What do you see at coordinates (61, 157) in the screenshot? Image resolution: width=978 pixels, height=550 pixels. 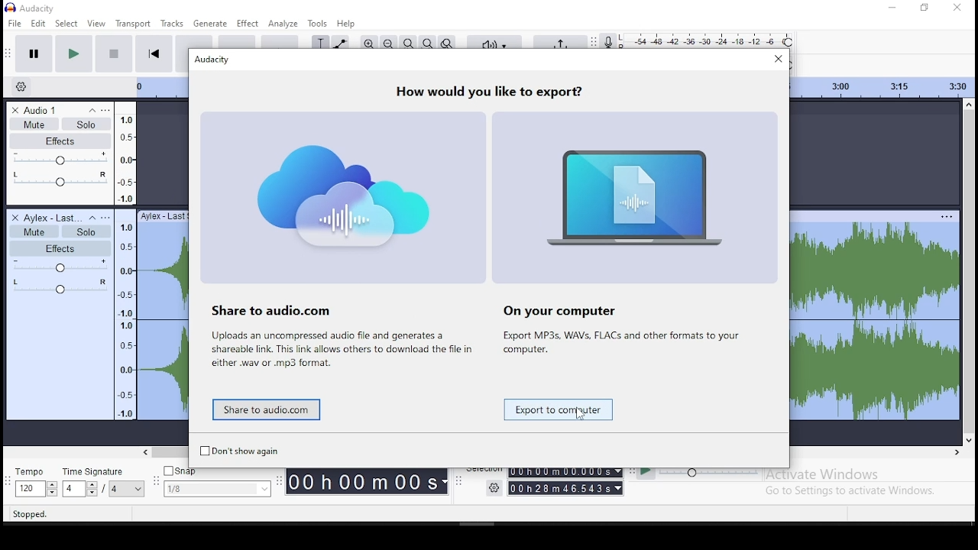 I see `volume` at bounding box center [61, 157].